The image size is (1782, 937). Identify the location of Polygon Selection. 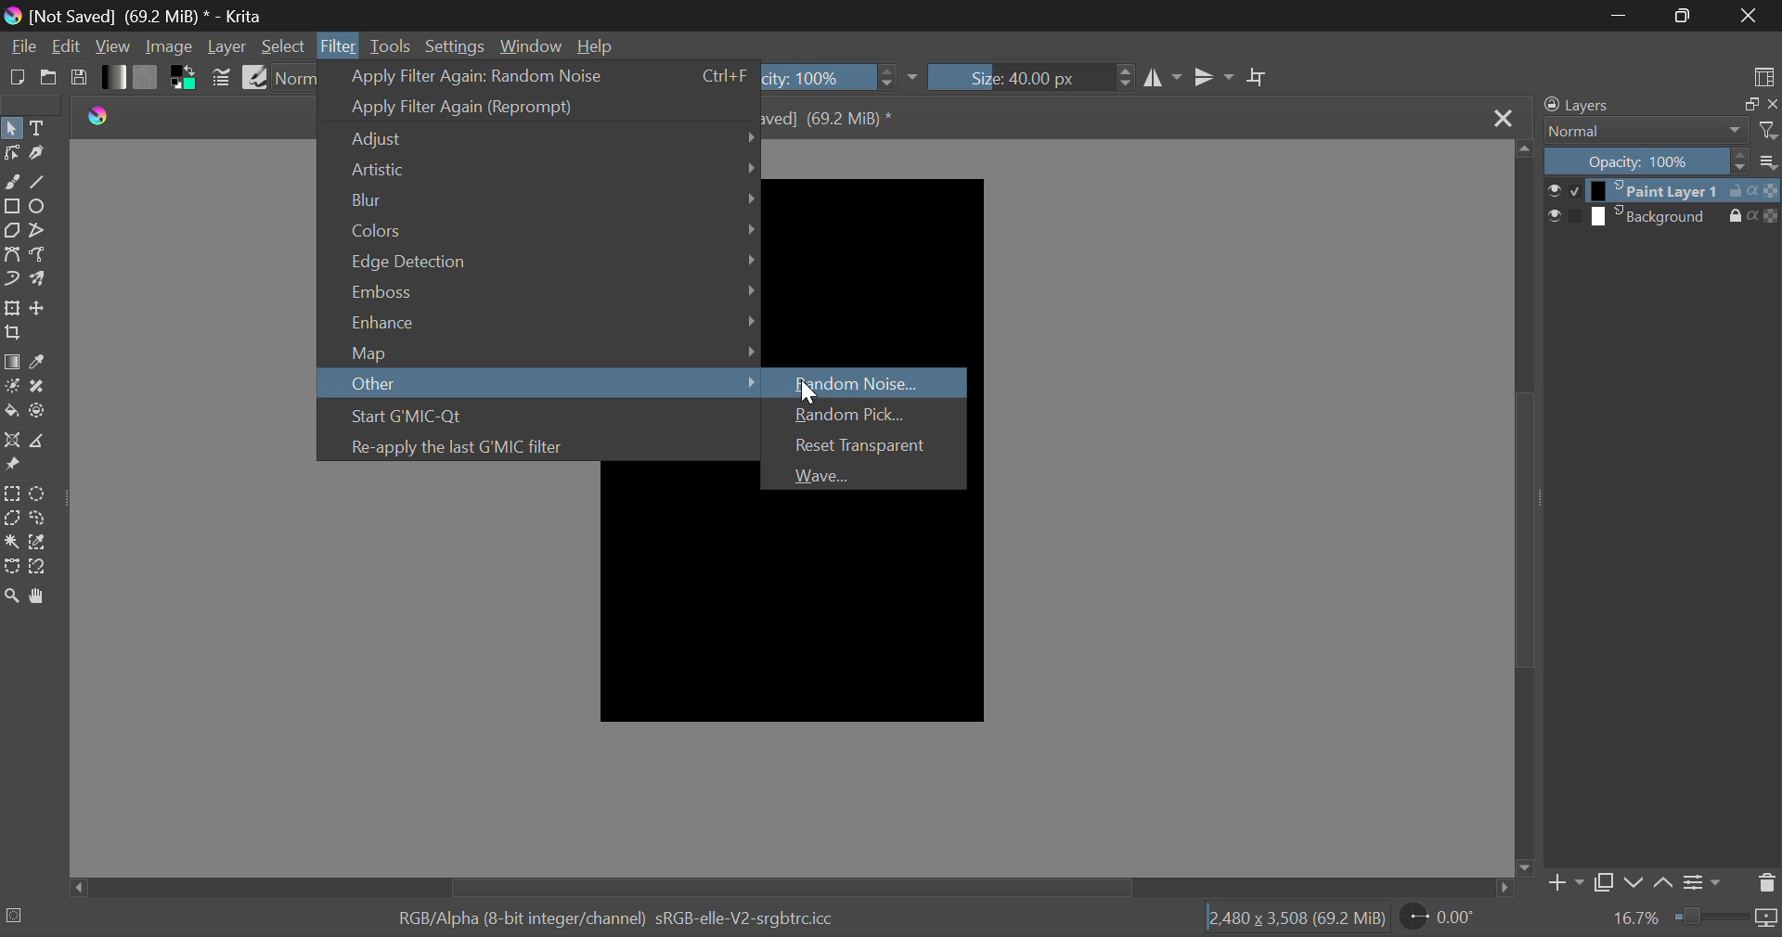
(11, 519).